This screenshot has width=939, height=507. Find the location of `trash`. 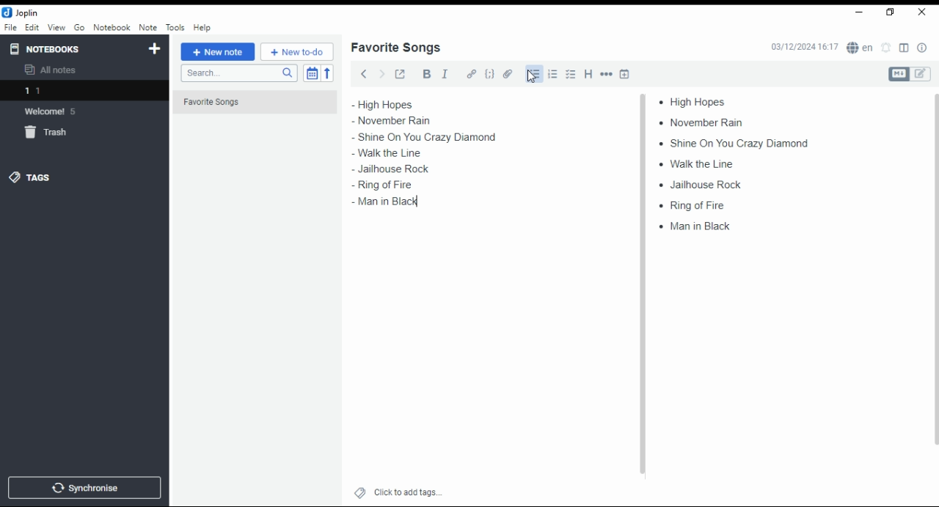

trash is located at coordinates (54, 135).